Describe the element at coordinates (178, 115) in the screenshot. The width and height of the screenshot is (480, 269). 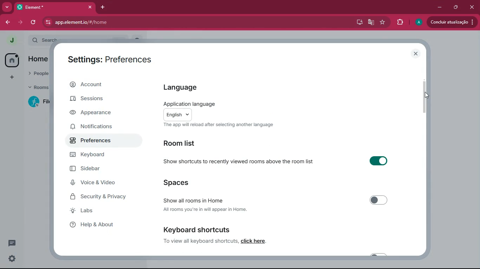
I see `english` at that location.